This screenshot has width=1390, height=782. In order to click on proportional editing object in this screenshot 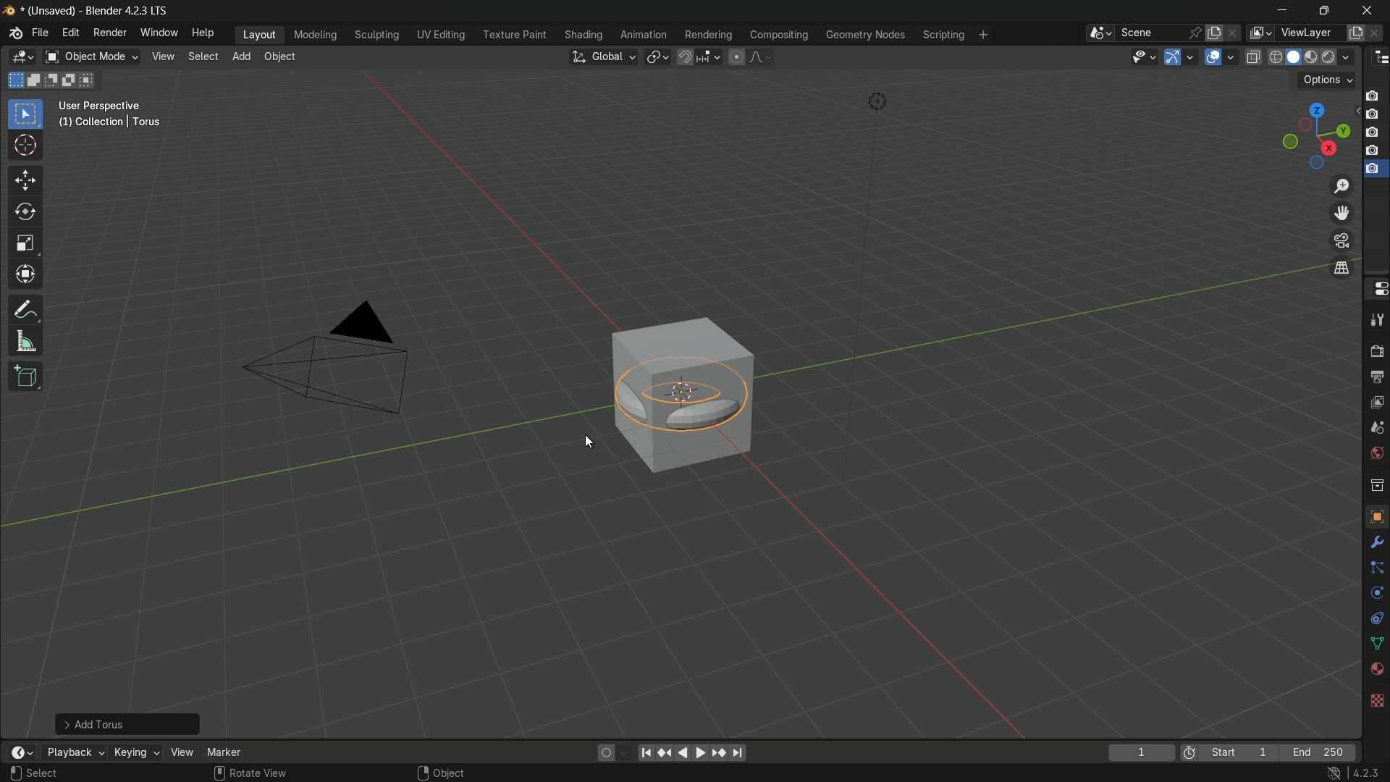, I will do `click(736, 56)`.